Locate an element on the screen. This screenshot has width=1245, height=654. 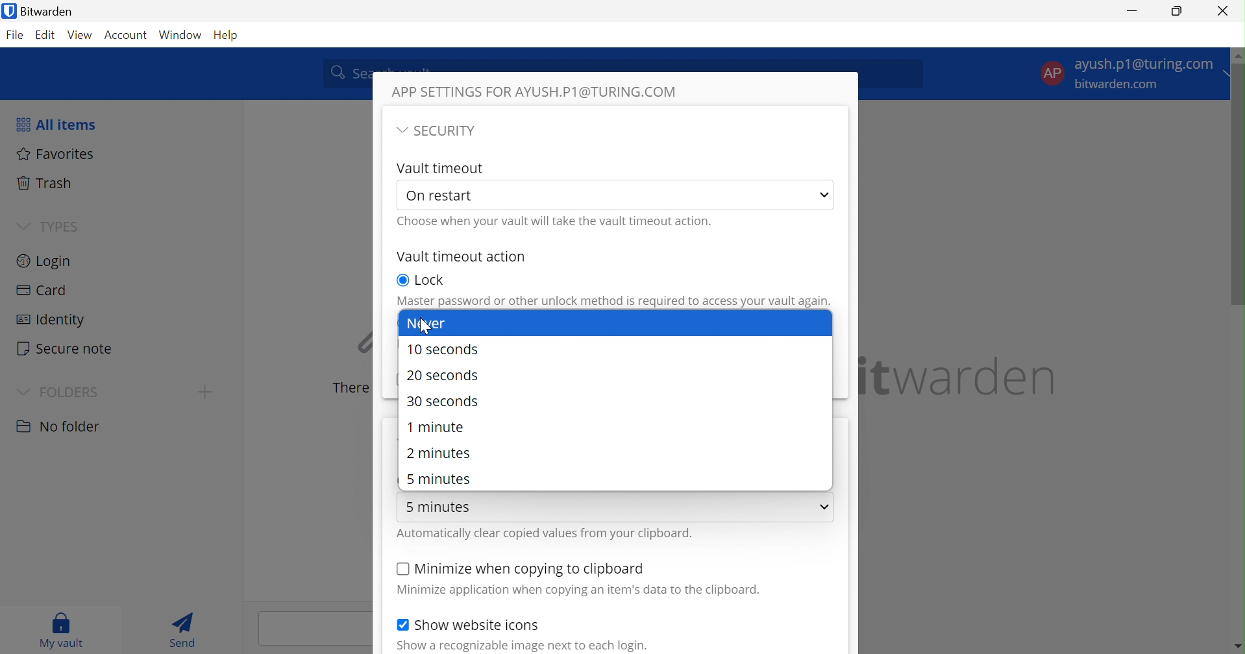
On restart is located at coordinates (445, 196).